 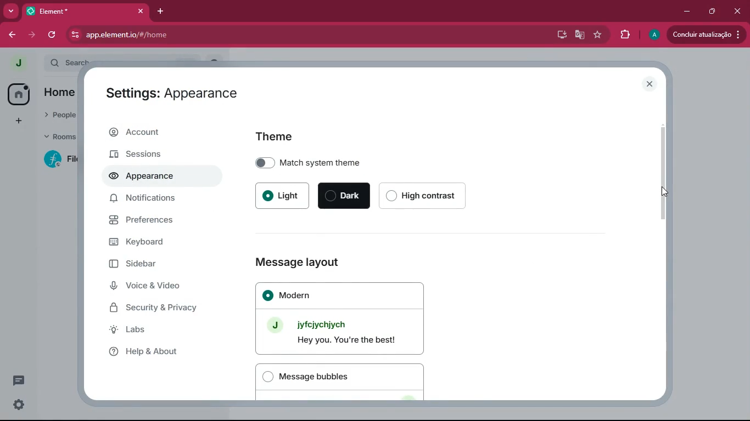 What do you see at coordinates (172, 93) in the screenshot?
I see `Settings: Appearance` at bounding box center [172, 93].